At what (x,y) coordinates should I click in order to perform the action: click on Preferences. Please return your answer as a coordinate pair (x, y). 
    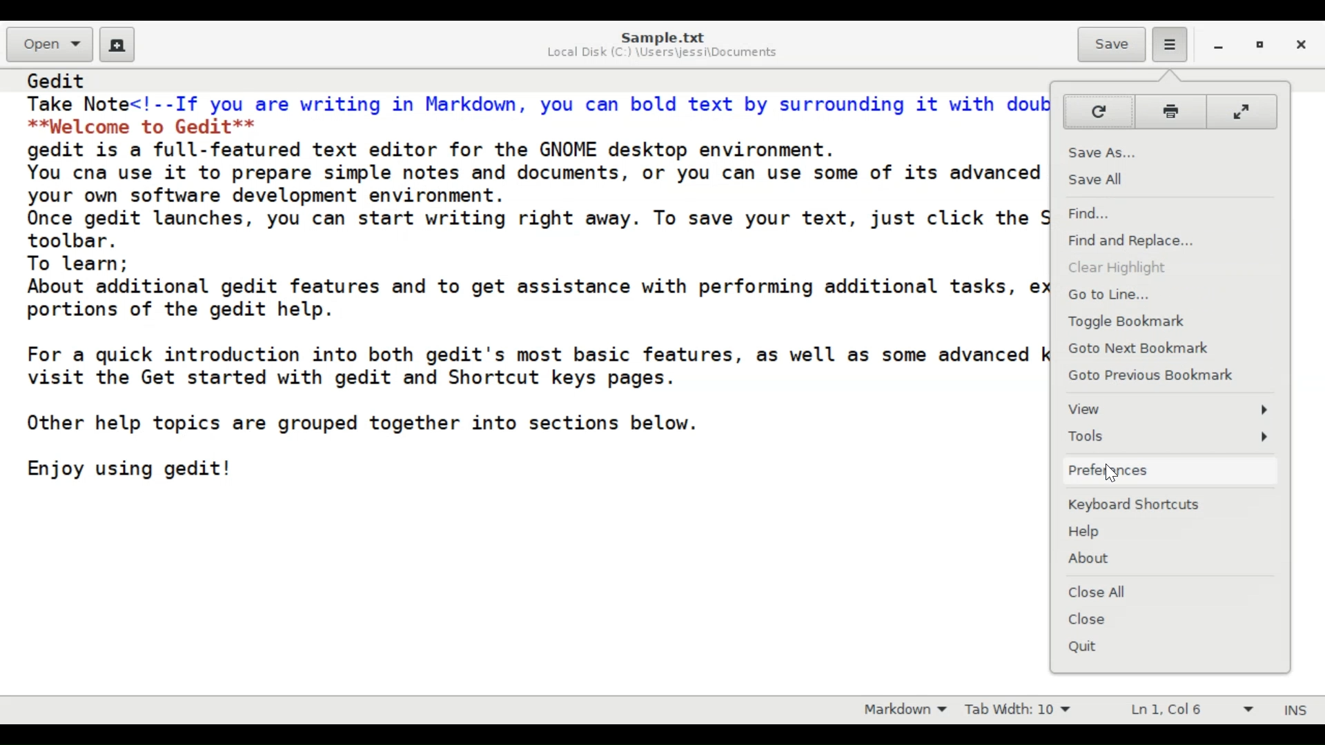
    Looking at the image, I should click on (1168, 468).